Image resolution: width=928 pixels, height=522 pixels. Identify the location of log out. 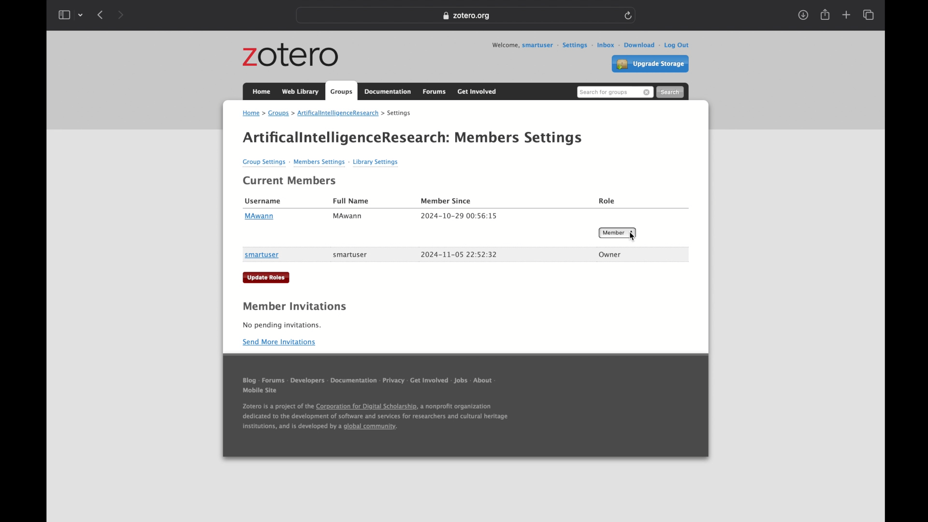
(674, 45).